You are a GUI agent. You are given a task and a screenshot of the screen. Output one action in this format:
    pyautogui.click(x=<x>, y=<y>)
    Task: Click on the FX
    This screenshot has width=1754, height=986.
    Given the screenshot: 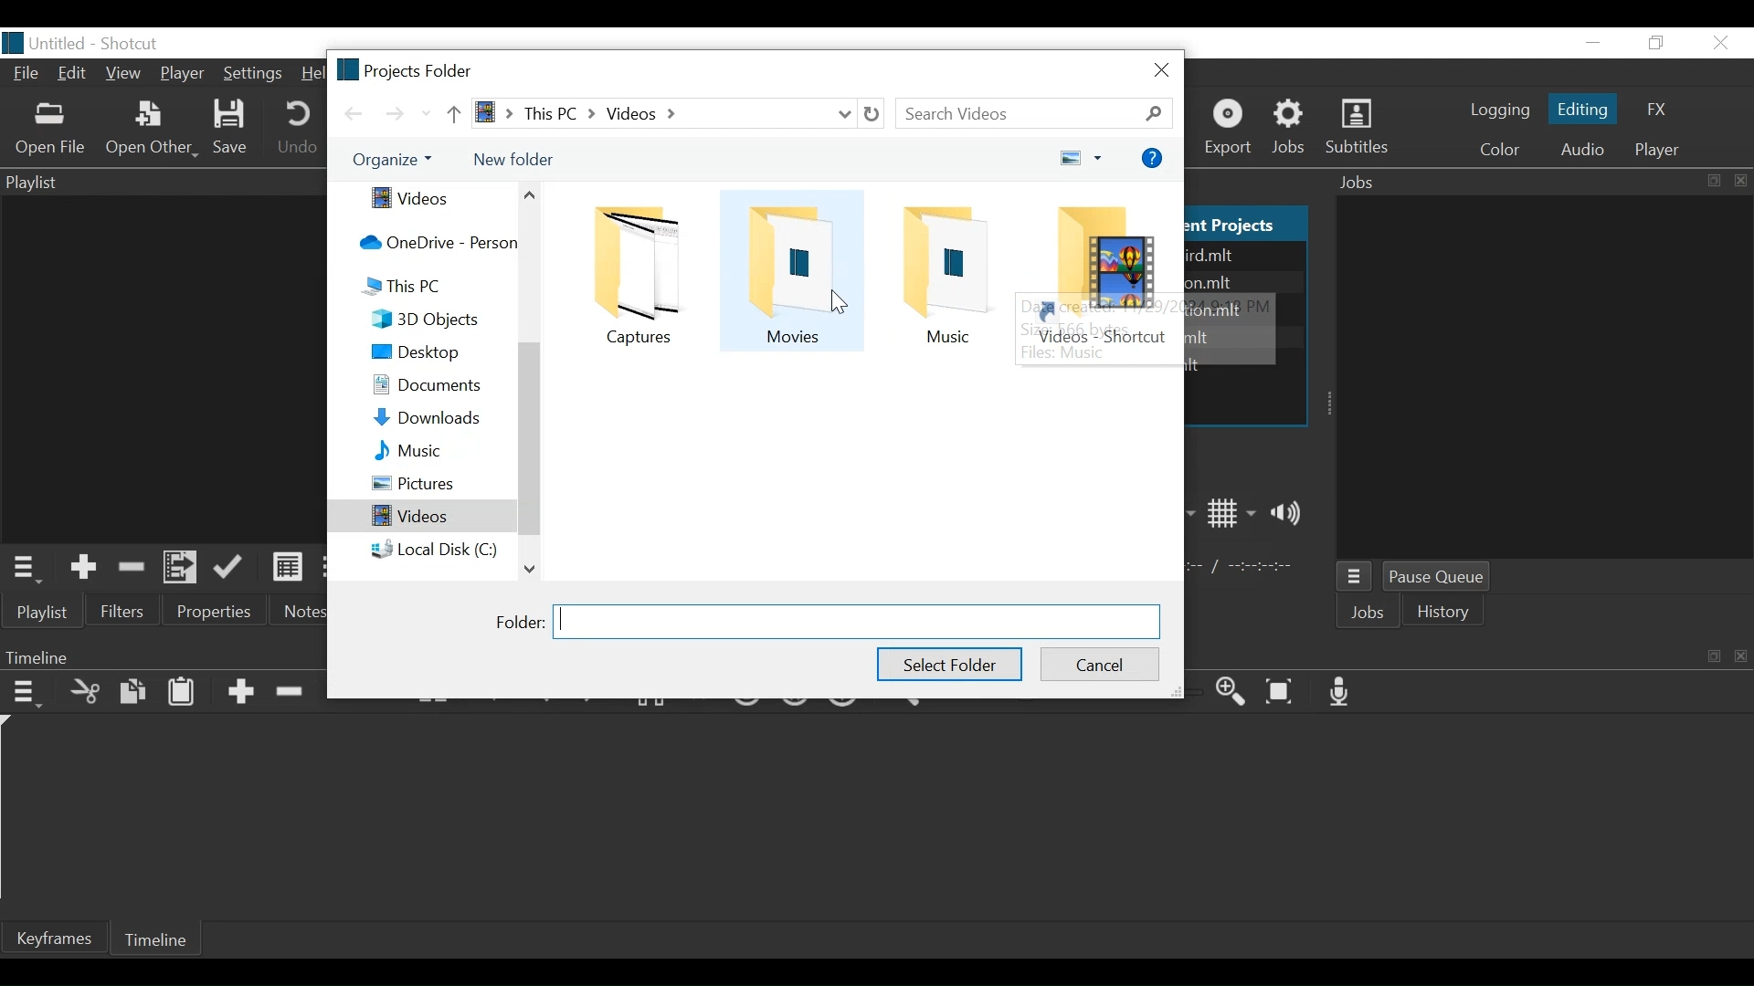 What is the action you would take?
    pyautogui.click(x=1658, y=110)
    